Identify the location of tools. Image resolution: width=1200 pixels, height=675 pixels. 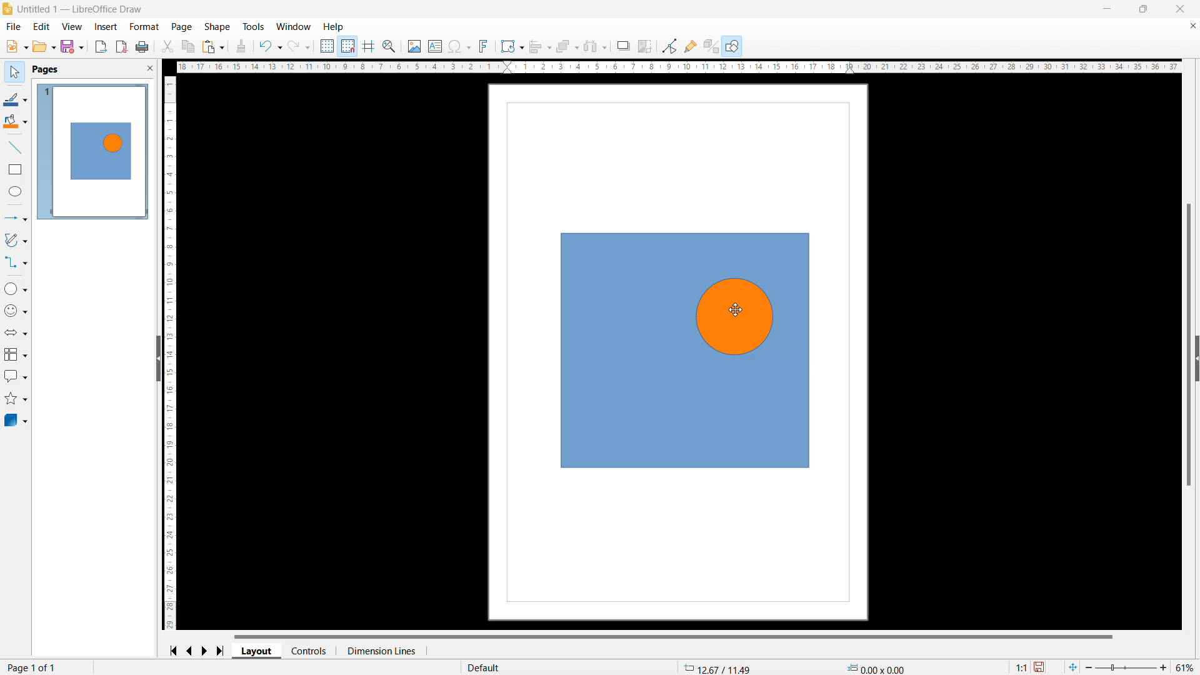
(254, 26).